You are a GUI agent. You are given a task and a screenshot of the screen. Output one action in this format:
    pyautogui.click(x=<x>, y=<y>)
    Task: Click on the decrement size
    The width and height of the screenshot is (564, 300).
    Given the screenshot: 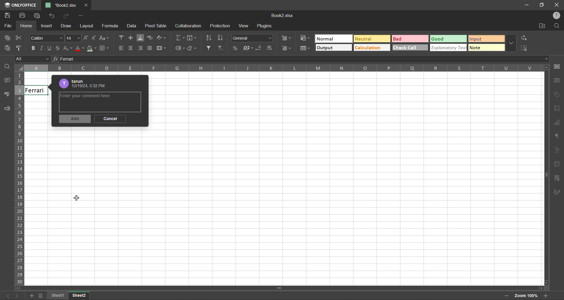 What is the action you would take?
    pyautogui.click(x=94, y=38)
    